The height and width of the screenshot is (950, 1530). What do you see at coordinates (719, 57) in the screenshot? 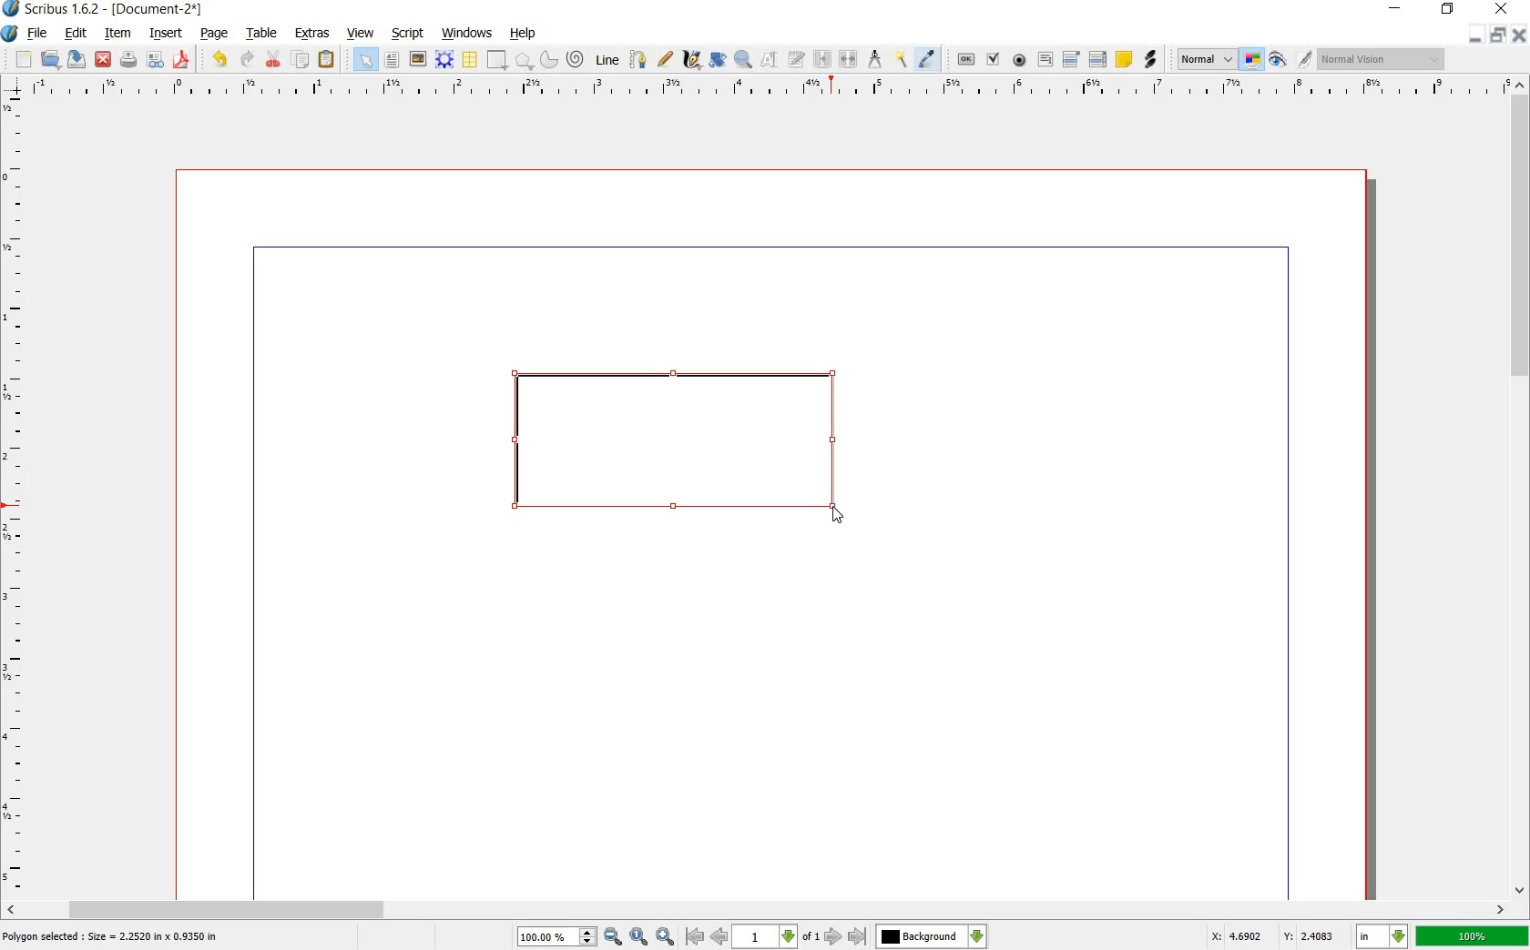
I see `ROTATE ITEM` at bounding box center [719, 57].